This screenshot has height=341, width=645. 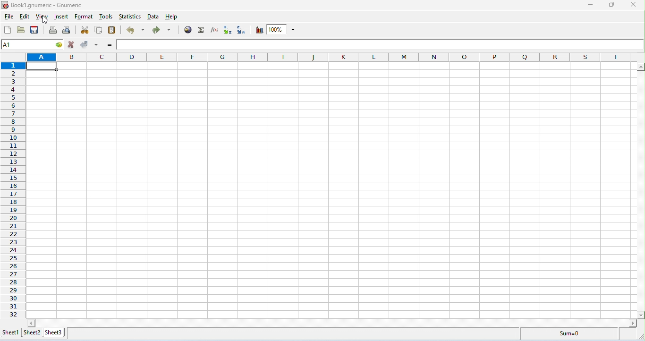 What do you see at coordinates (71, 44) in the screenshot?
I see `reject` at bounding box center [71, 44].